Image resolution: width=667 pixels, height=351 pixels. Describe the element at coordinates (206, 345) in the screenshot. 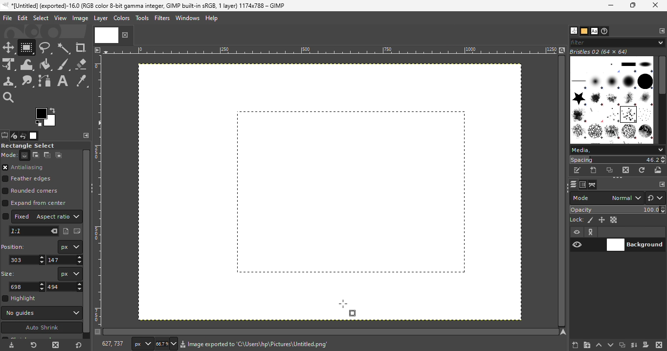

I see `Image exported to` at that location.